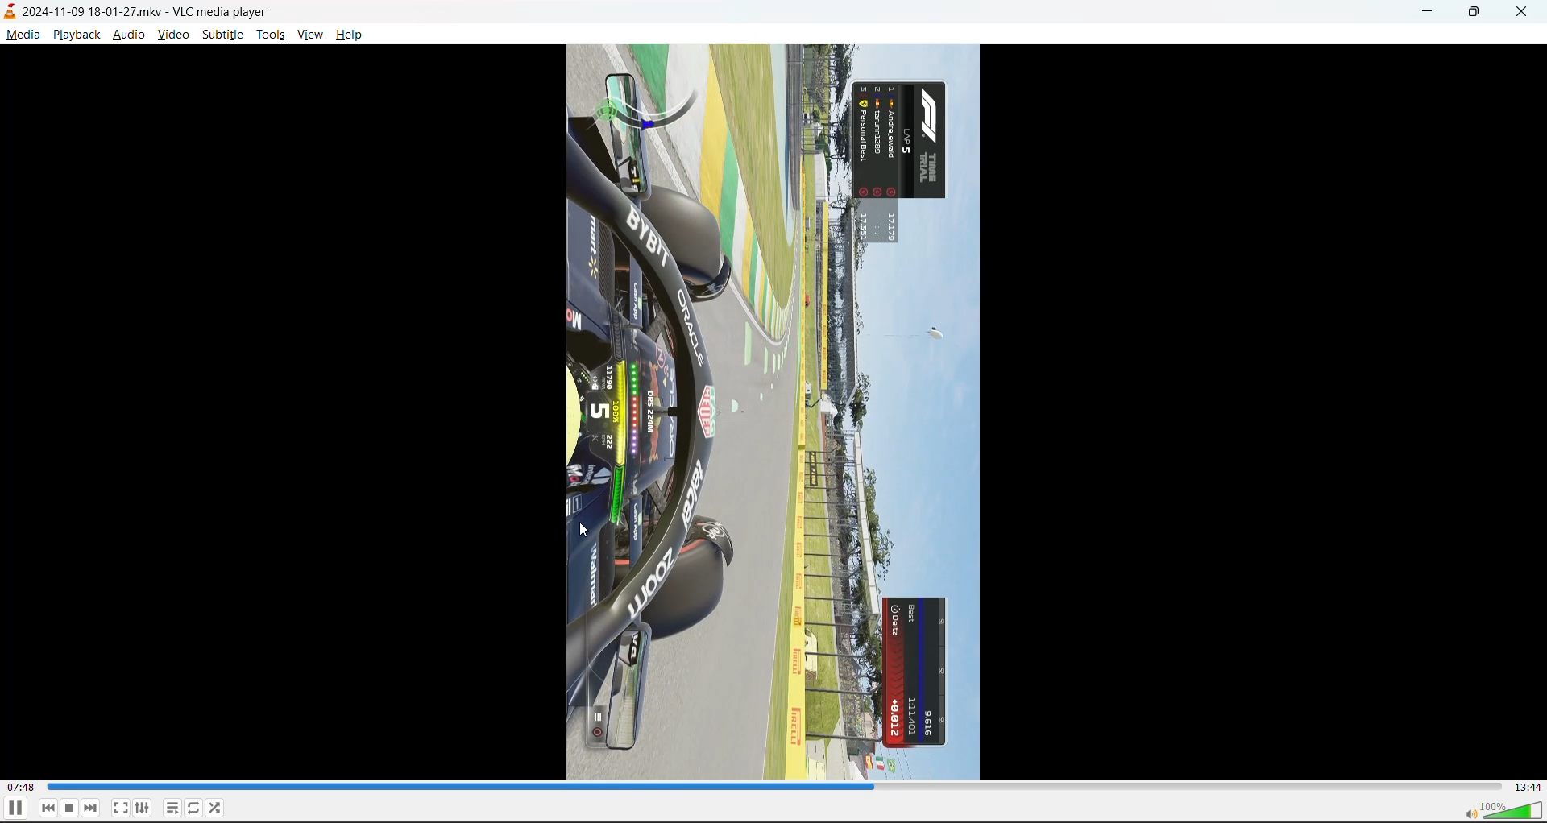  Describe the element at coordinates (173, 35) in the screenshot. I see `video` at that location.